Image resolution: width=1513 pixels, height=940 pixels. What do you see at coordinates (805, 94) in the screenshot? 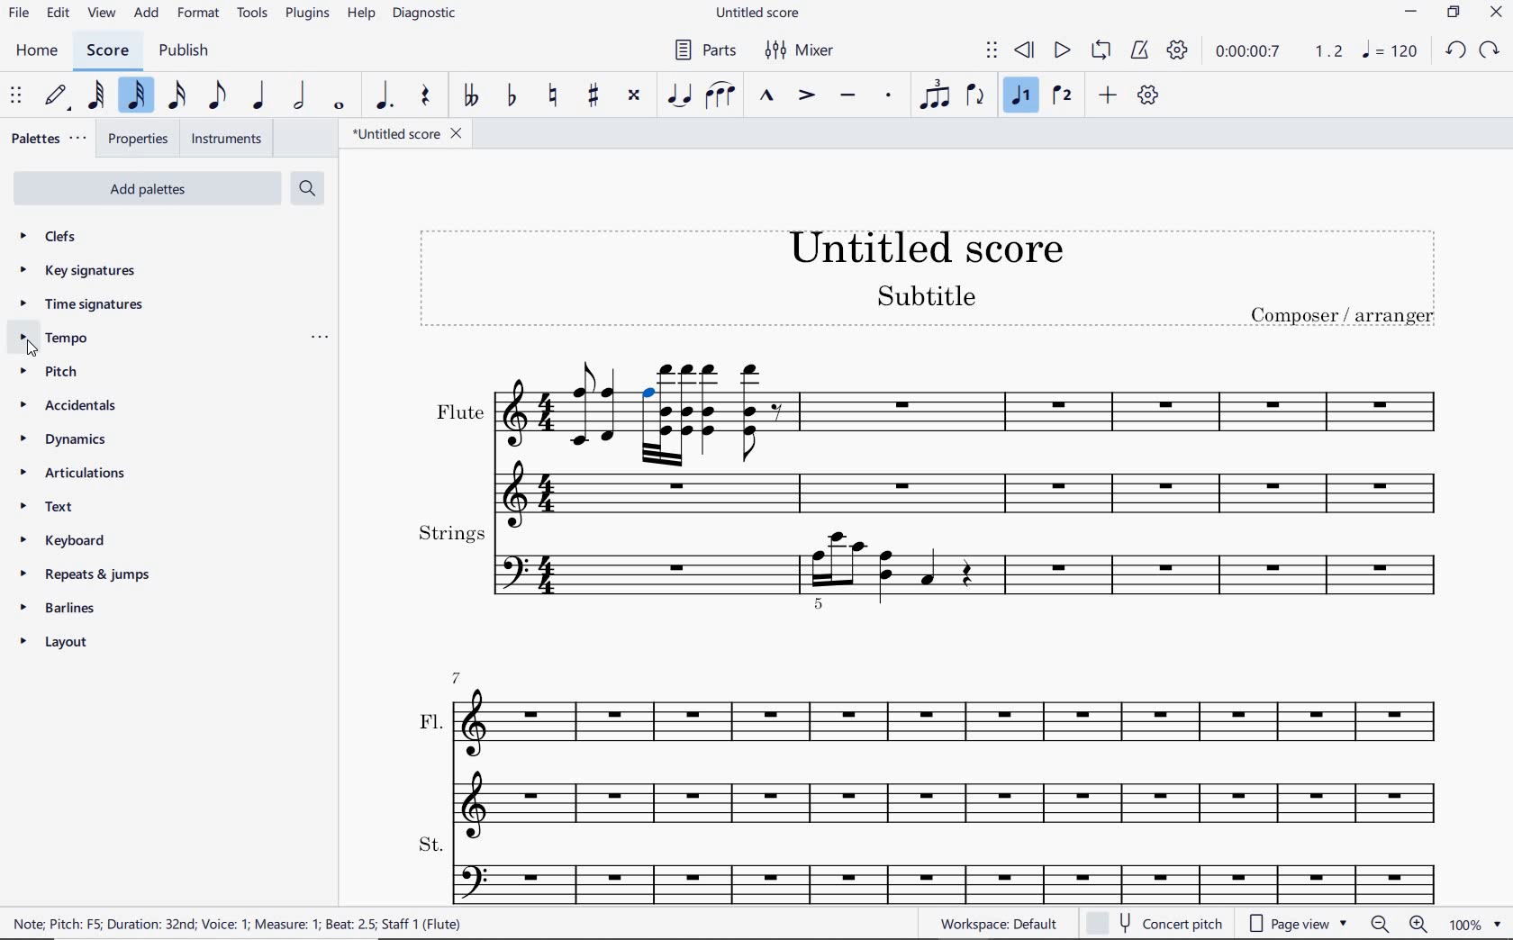
I see `ACCENT` at bounding box center [805, 94].